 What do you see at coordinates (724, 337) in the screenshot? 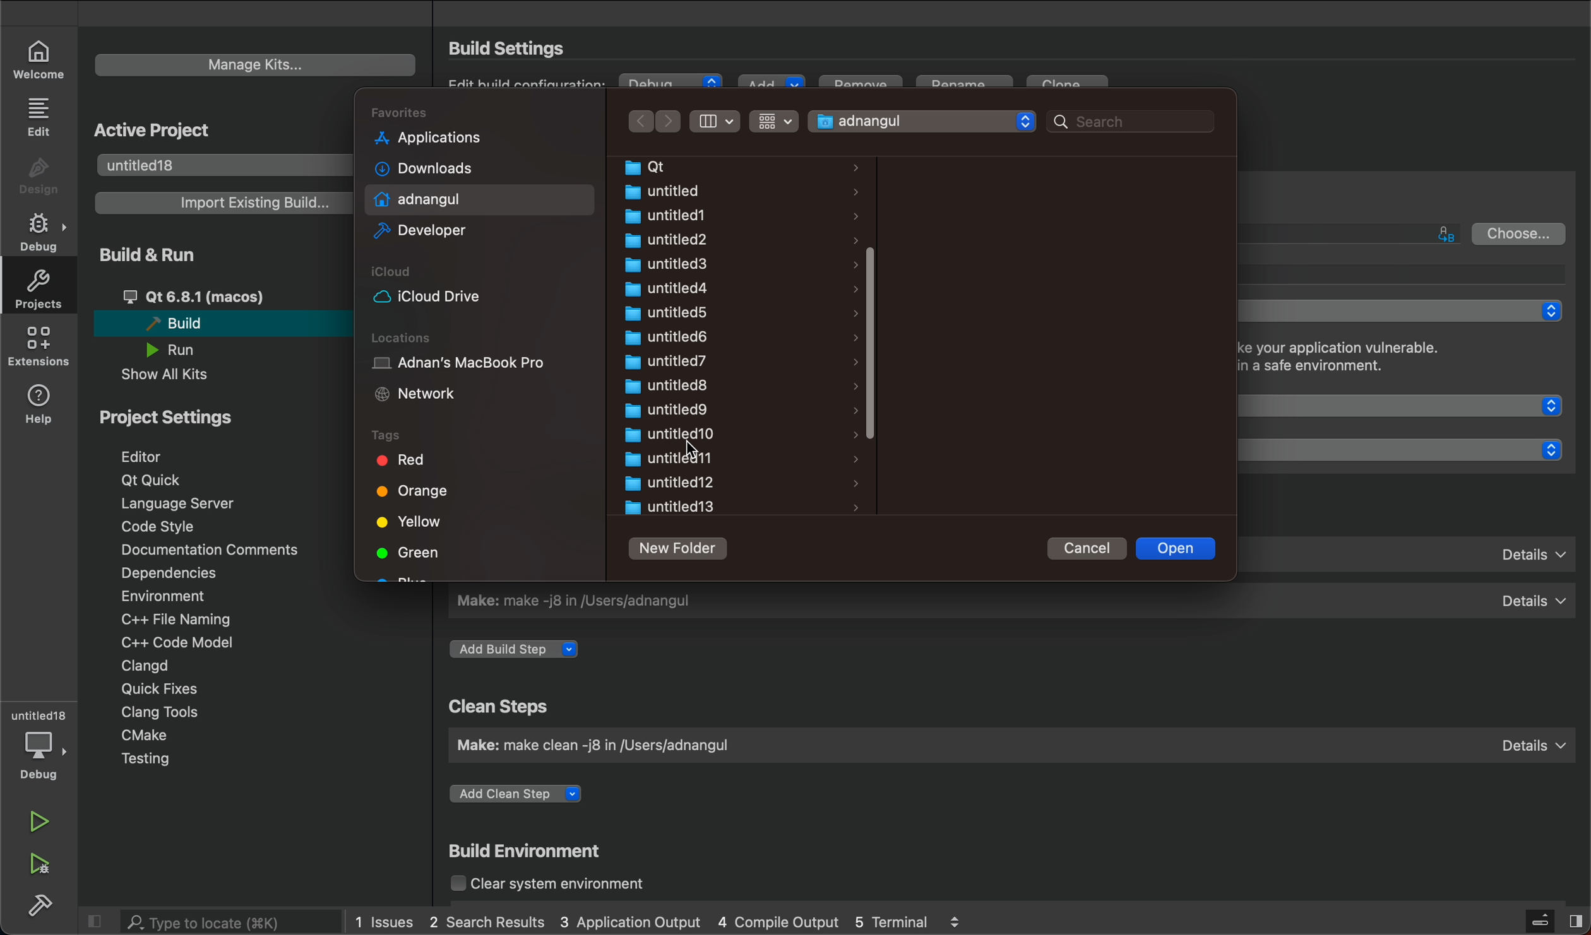
I see `untitled6` at bounding box center [724, 337].